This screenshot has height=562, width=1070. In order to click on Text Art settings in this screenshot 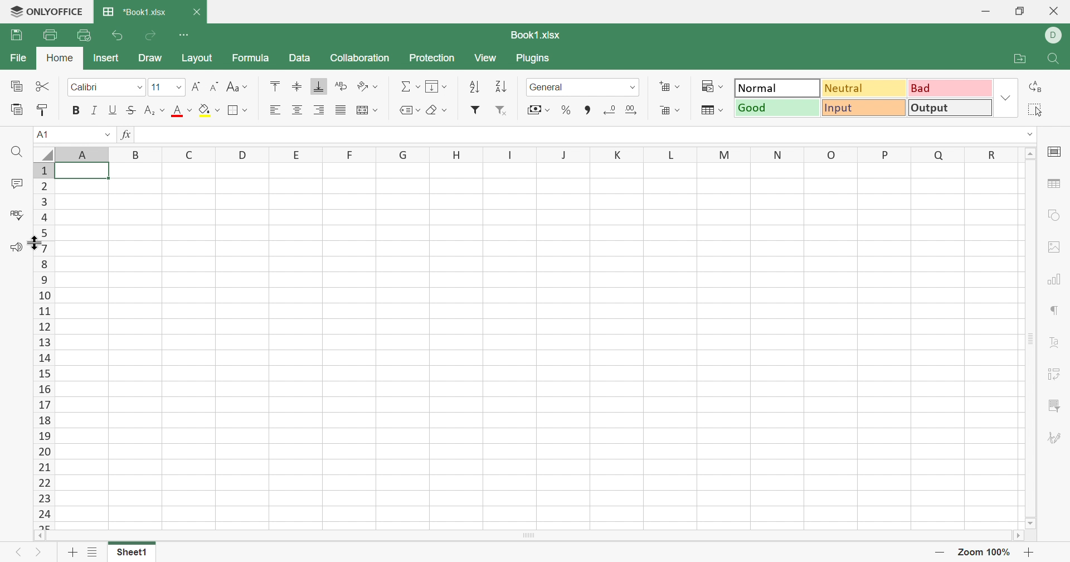, I will do `click(1054, 344)`.